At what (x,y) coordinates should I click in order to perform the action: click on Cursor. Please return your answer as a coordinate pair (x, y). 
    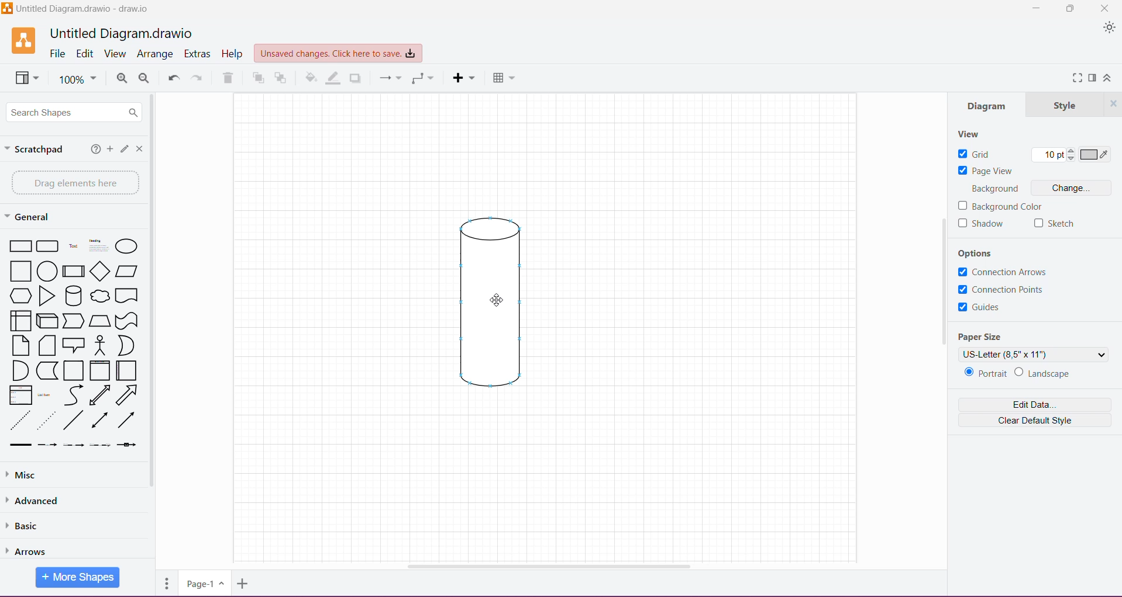
    Looking at the image, I should click on (490, 300).